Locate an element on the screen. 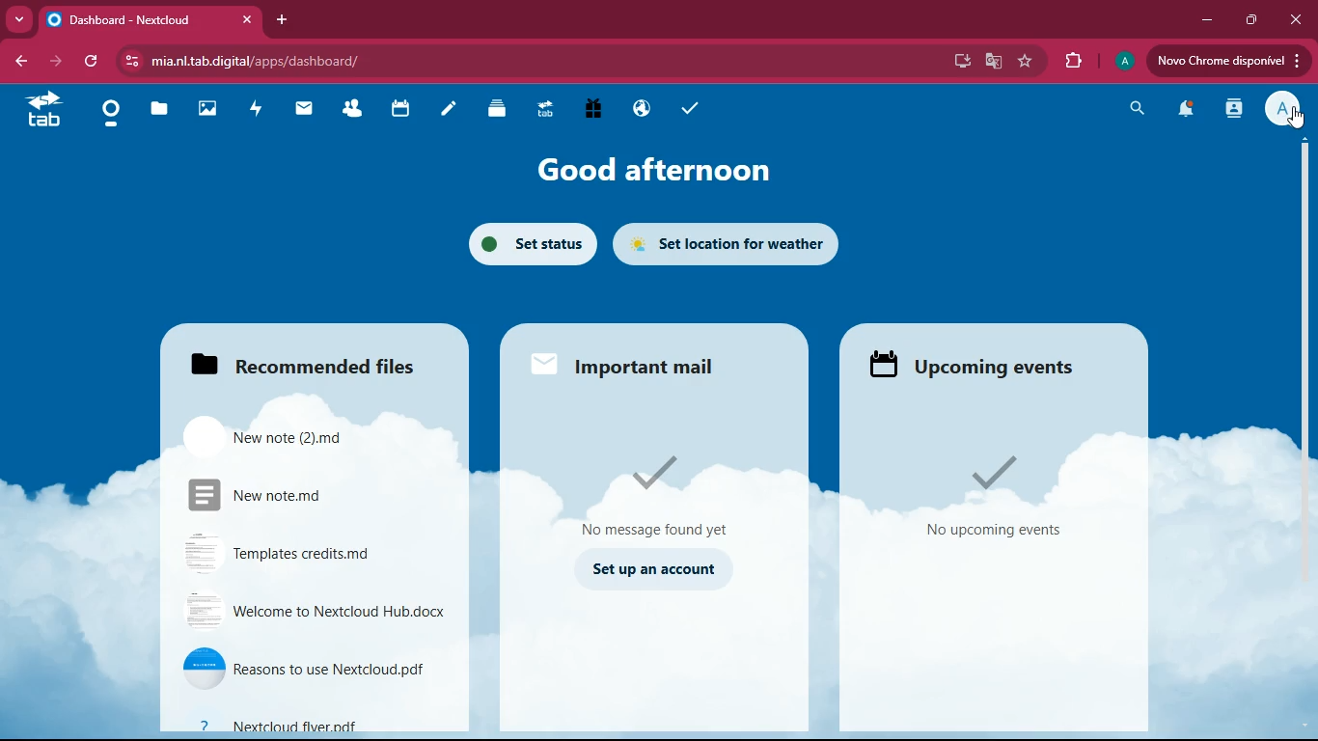 Image resolution: width=1318 pixels, height=741 pixels. tab is located at coordinates (543, 112).